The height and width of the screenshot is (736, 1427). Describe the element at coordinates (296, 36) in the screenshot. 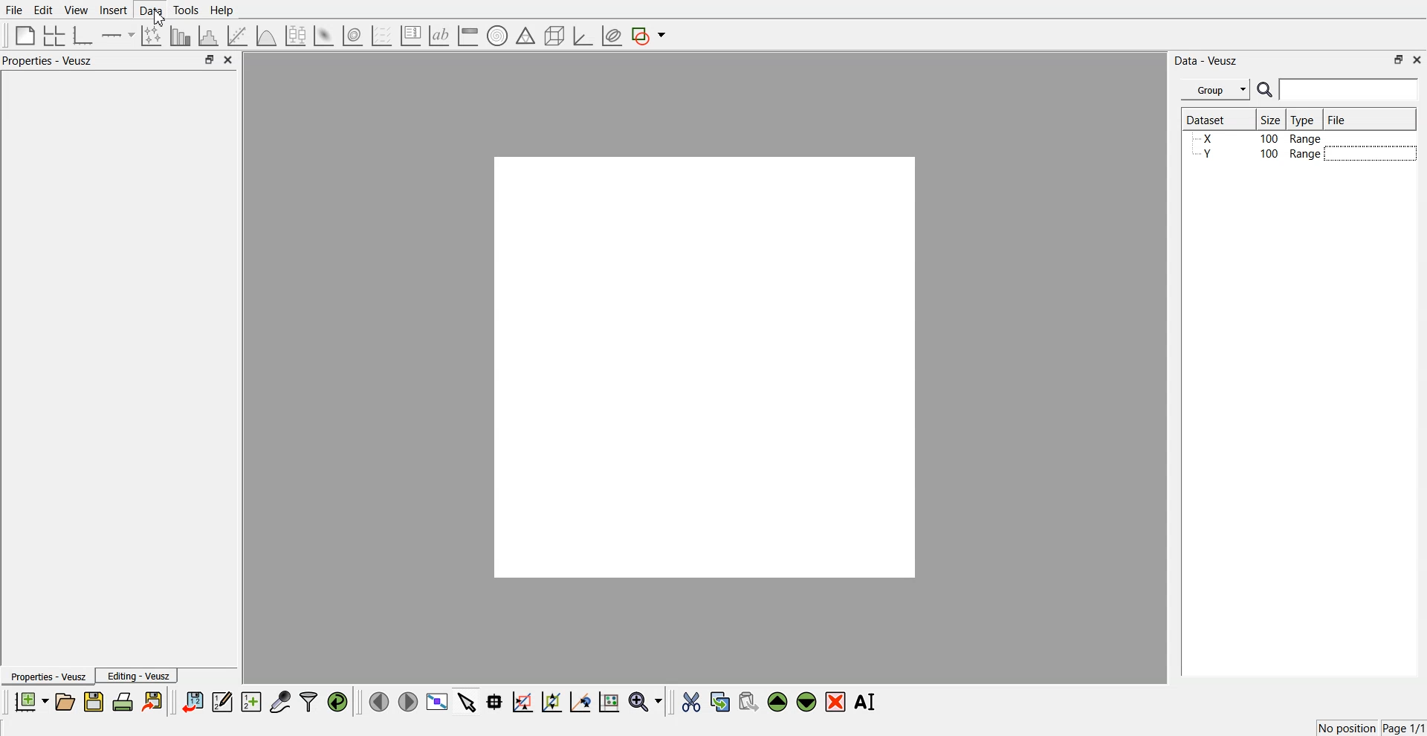

I see `Plot box plots` at that location.